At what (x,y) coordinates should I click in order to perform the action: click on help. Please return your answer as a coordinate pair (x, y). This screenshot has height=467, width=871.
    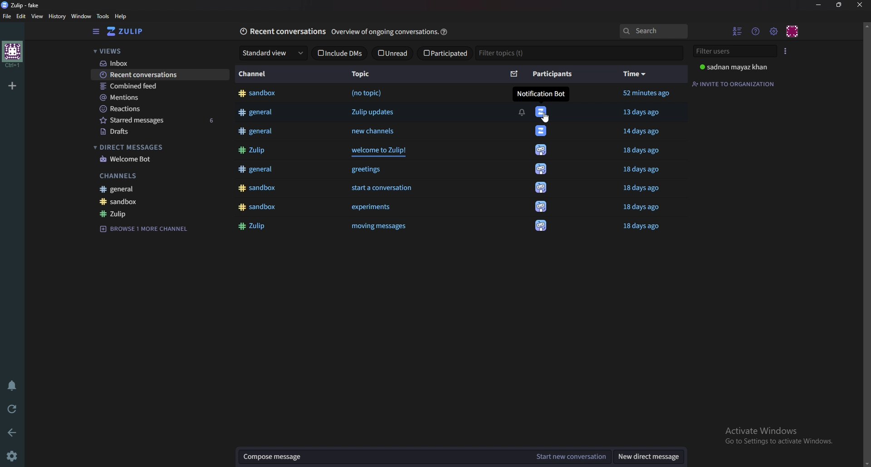
    Looking at the image, I should click on (445, 31).